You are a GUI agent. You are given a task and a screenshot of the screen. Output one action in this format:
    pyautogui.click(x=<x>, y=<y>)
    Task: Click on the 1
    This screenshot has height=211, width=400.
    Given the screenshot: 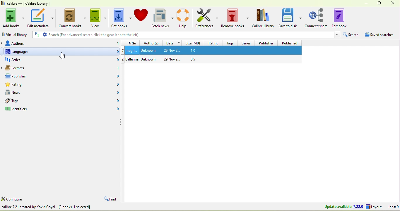 What is the action you would take?
    pyautogui.click(x=123, y=50)
    